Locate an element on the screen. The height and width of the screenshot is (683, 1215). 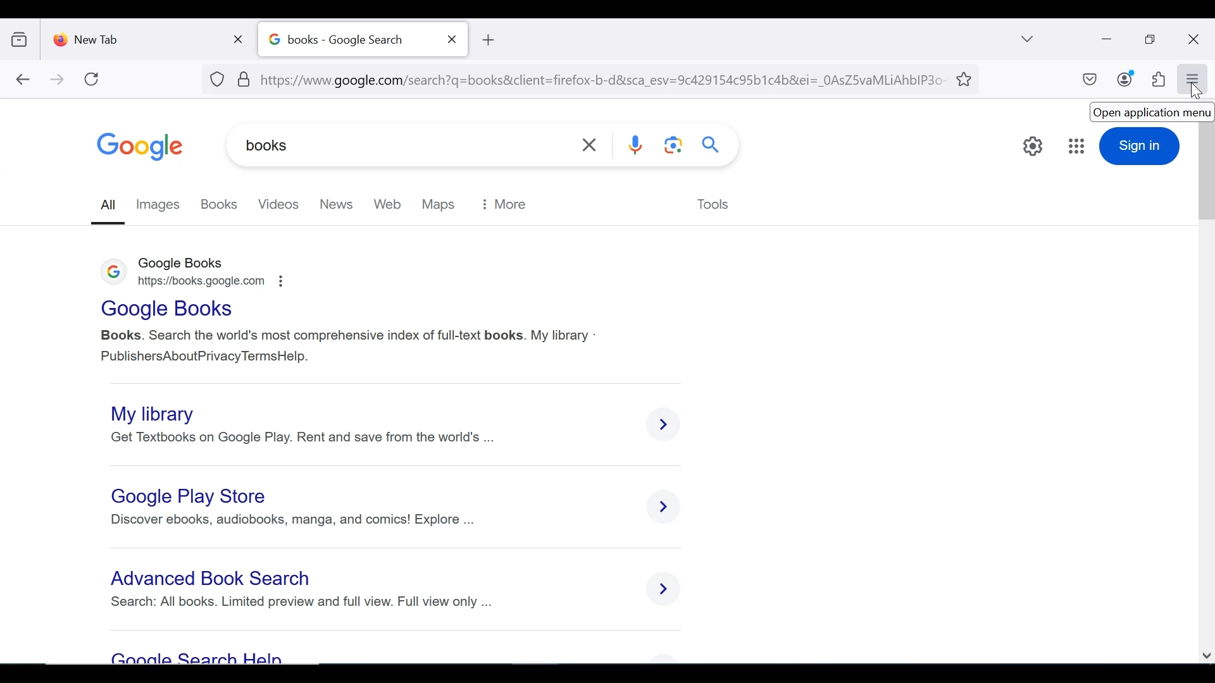
web is located at coordinates (389, 204).